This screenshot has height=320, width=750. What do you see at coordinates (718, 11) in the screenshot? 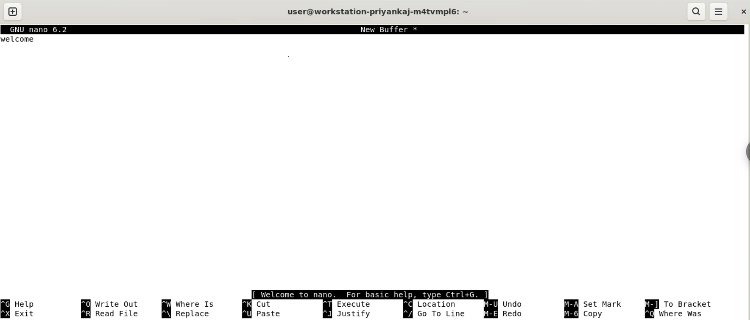
I see `menu` at bounding box center [718, 11].